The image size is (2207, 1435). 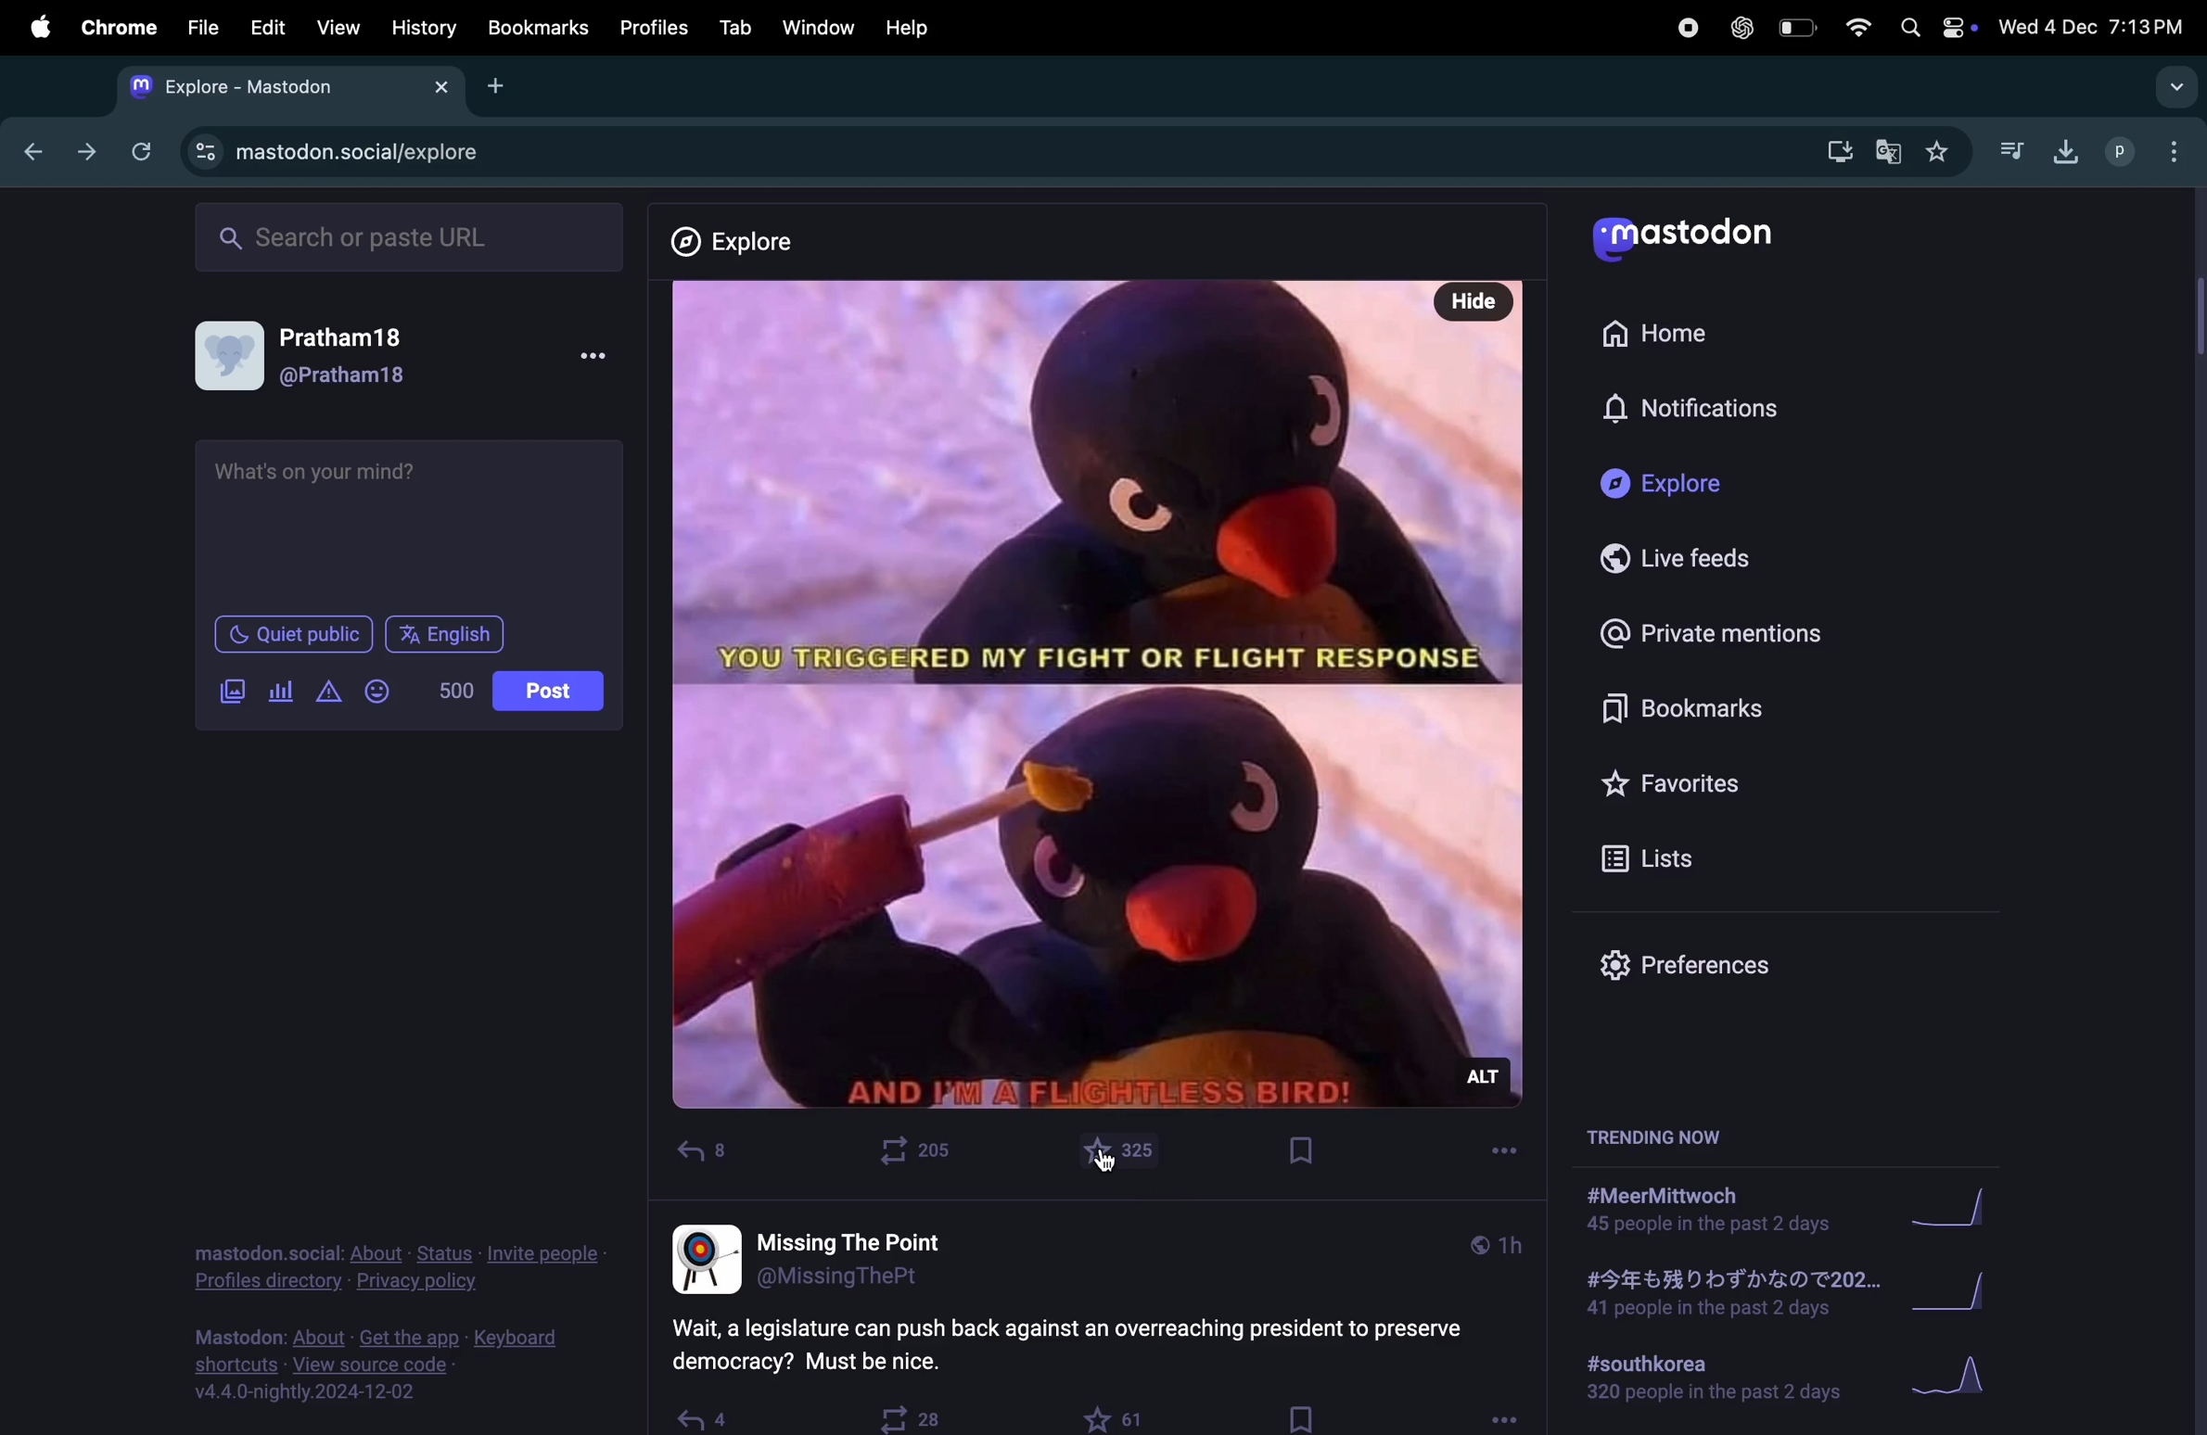 I want to click on English, so click(x=446, y=637).